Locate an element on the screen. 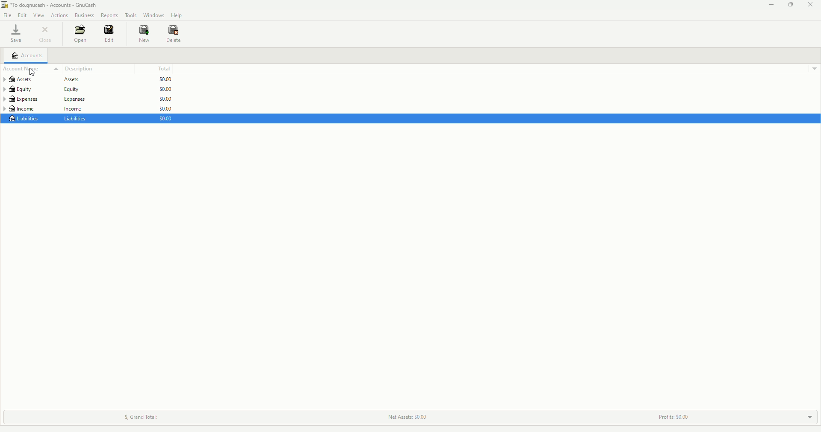  View is located at coordinates (38, 15).